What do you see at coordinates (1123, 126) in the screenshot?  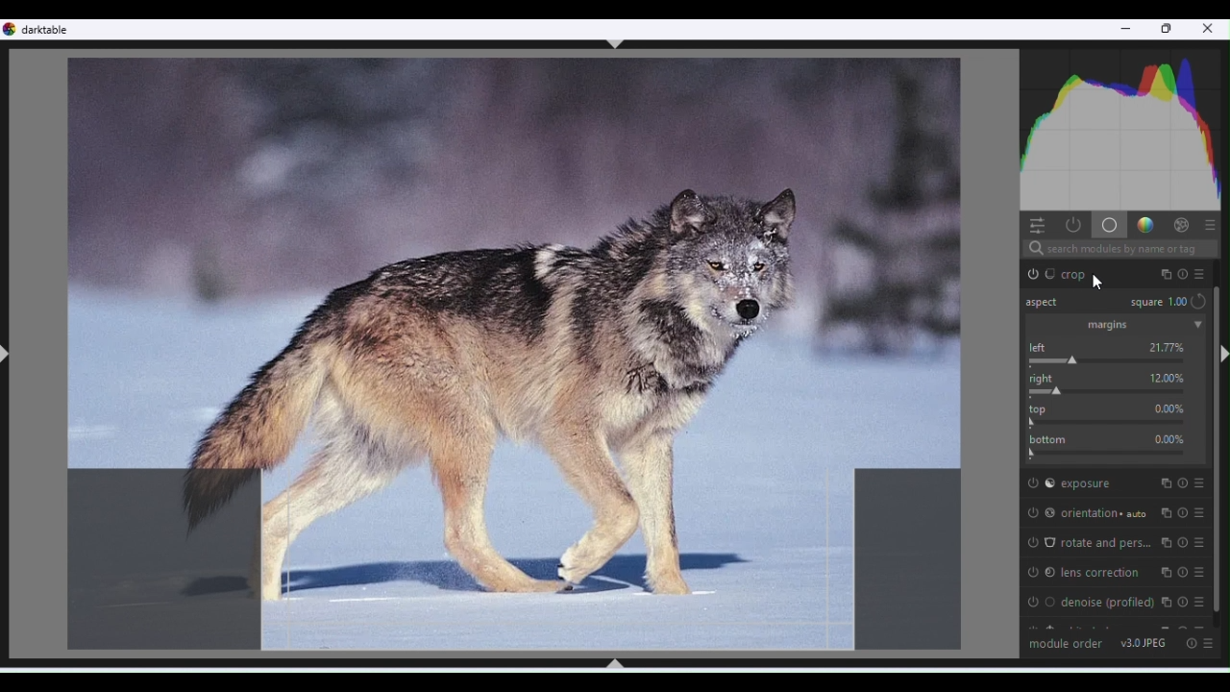 I see `Histogram` at bounding box center [1123, 126].